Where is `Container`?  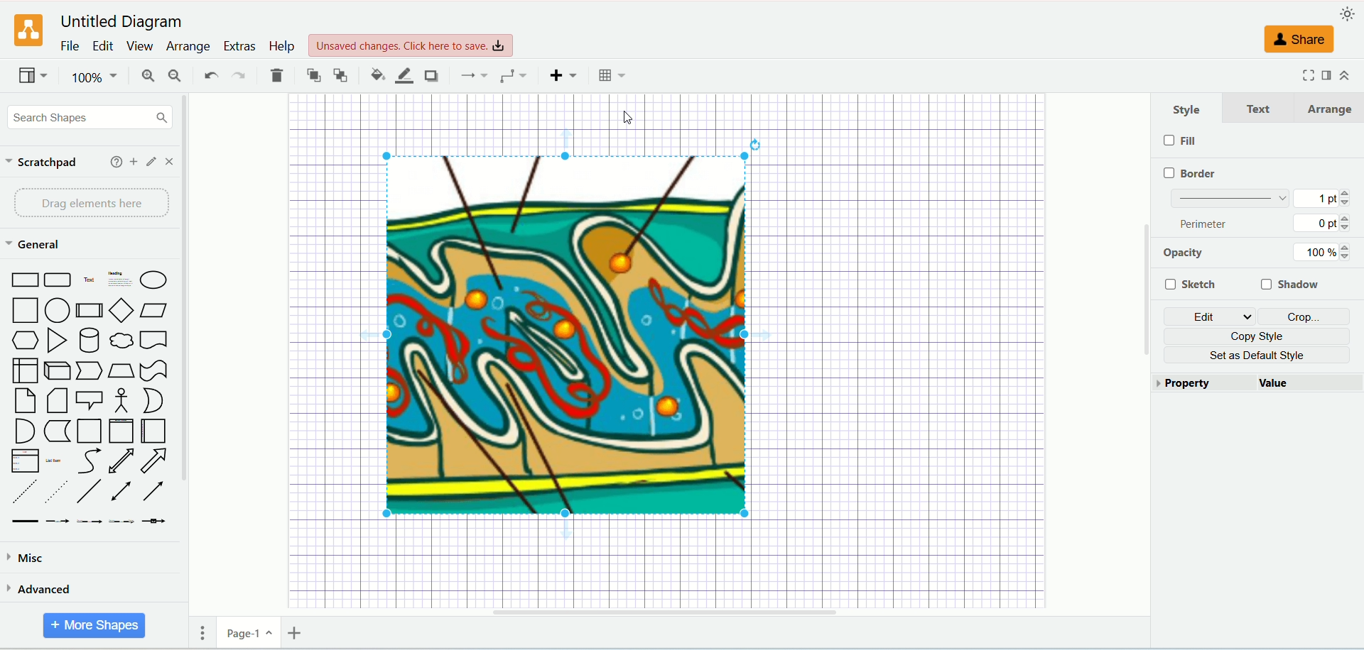 Container is located at coordinates (90, 431).